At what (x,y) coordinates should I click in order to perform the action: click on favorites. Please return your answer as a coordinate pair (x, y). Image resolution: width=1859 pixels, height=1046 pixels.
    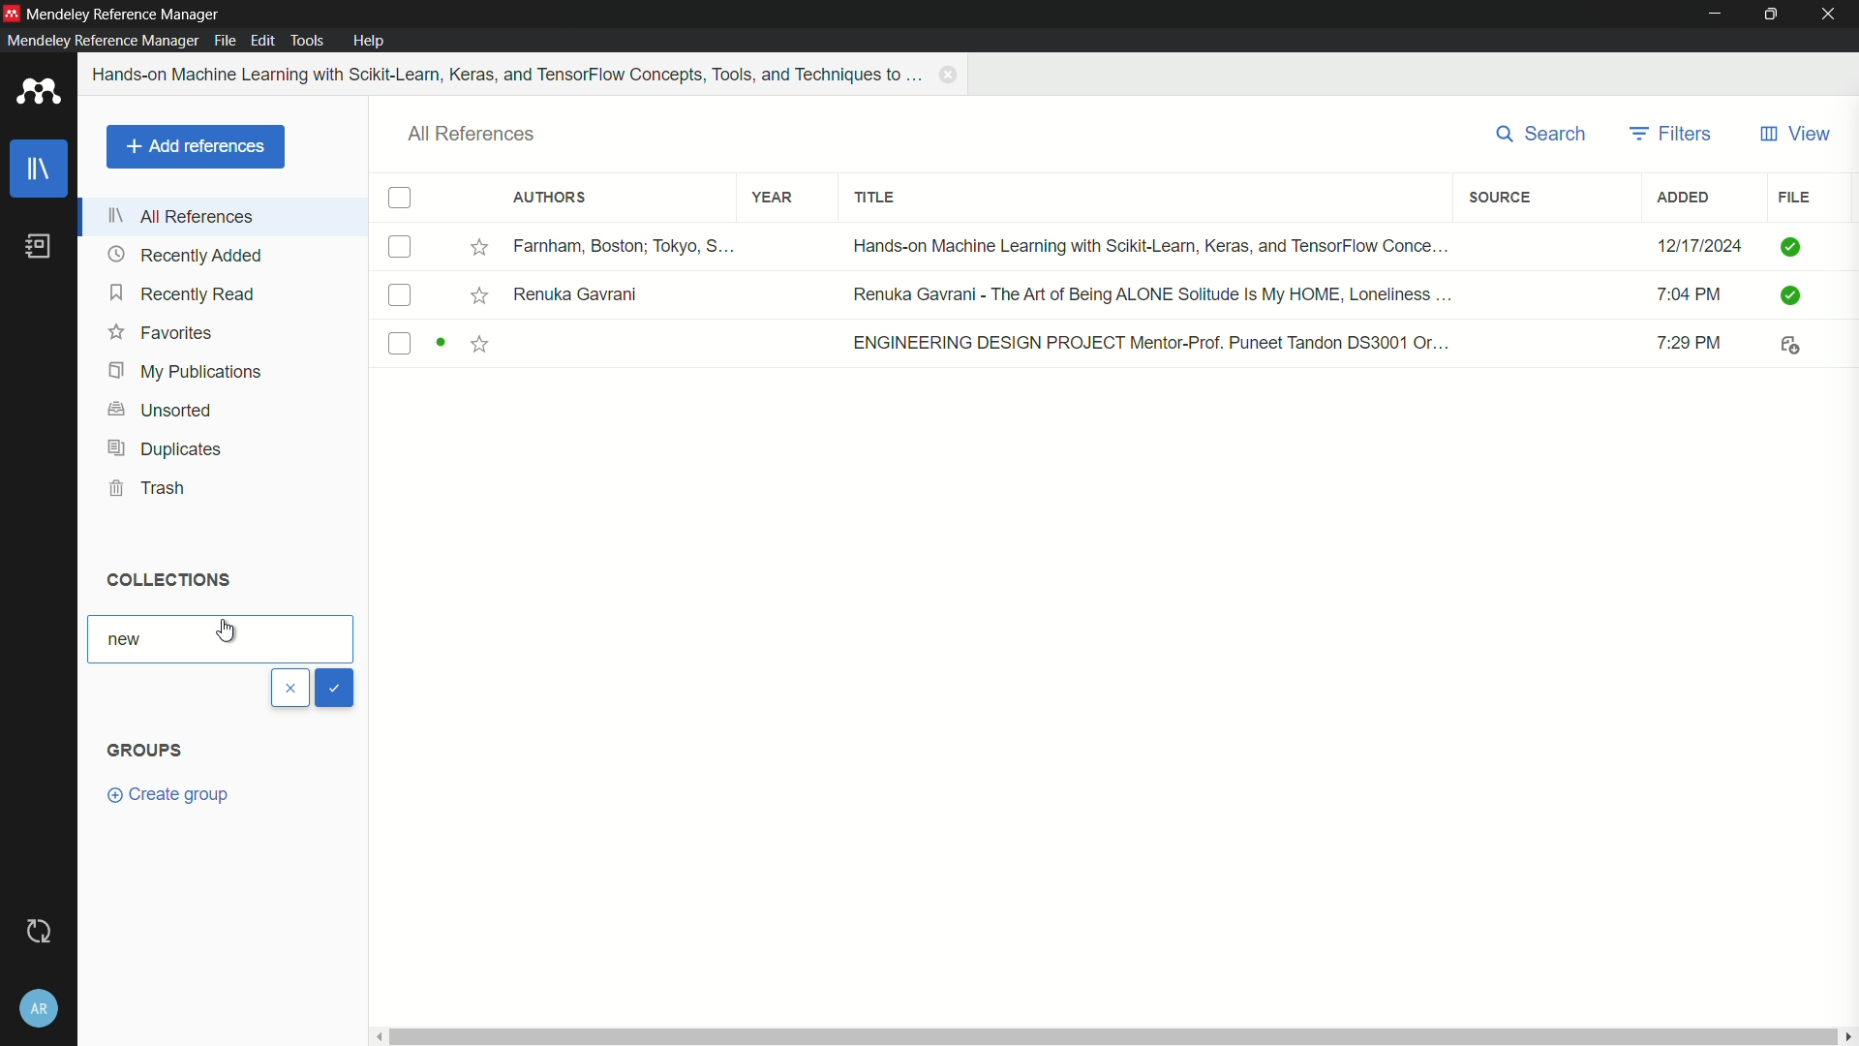
    Looking at the image, I should click on (161, 332).